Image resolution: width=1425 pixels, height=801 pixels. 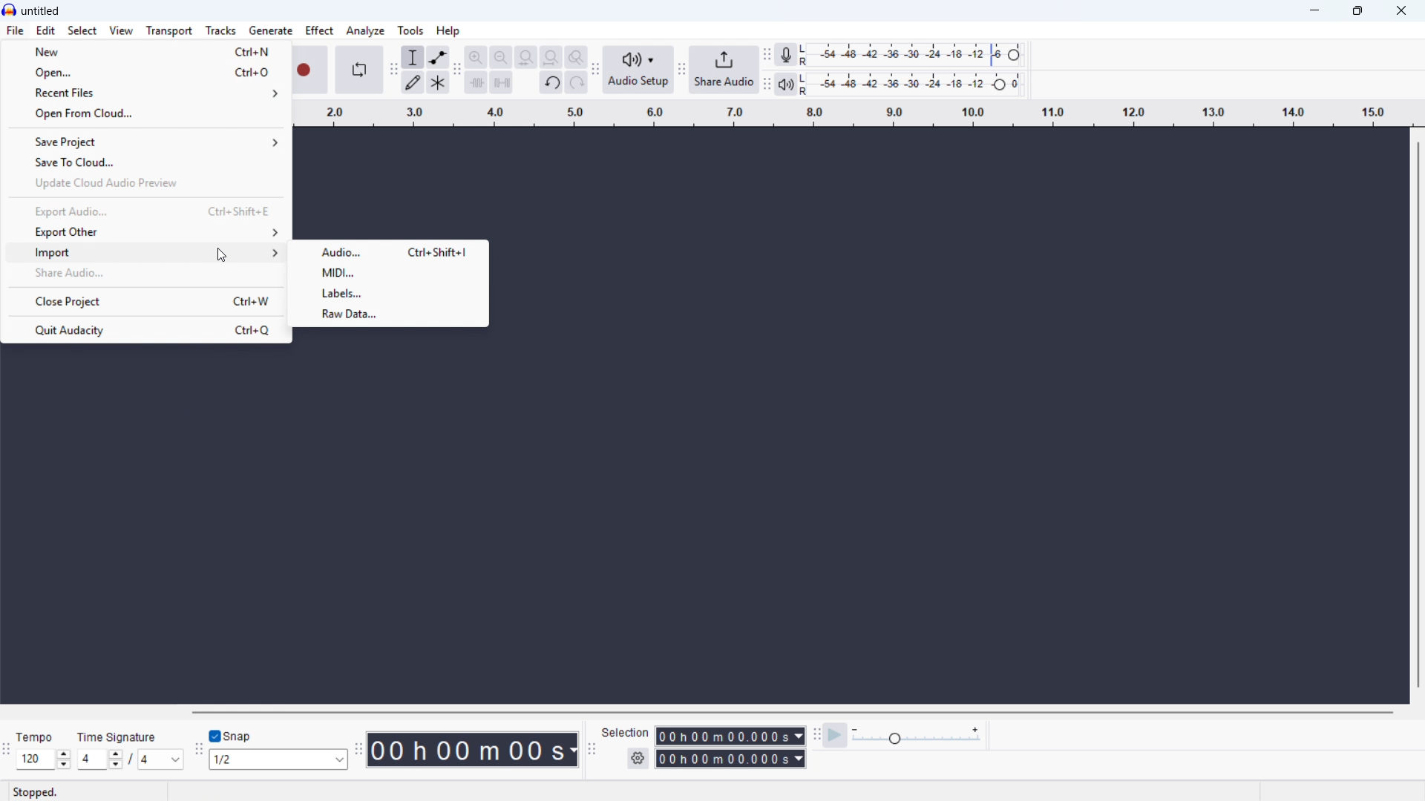 What do you see at coordinates (916, 54) in the screenshot?
I see `Recording level ` at bounding box center [916, 54].